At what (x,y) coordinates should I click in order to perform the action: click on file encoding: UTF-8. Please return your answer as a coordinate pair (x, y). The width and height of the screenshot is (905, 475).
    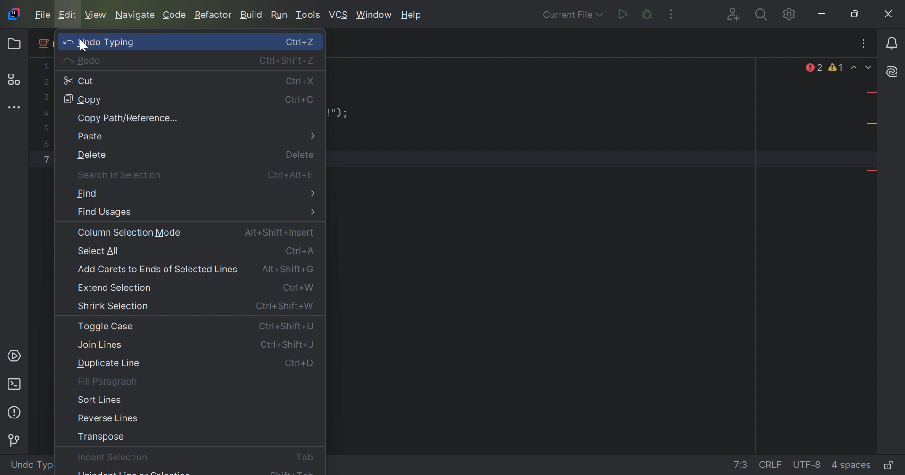
    Looking at the image, I should click on (806, 464).